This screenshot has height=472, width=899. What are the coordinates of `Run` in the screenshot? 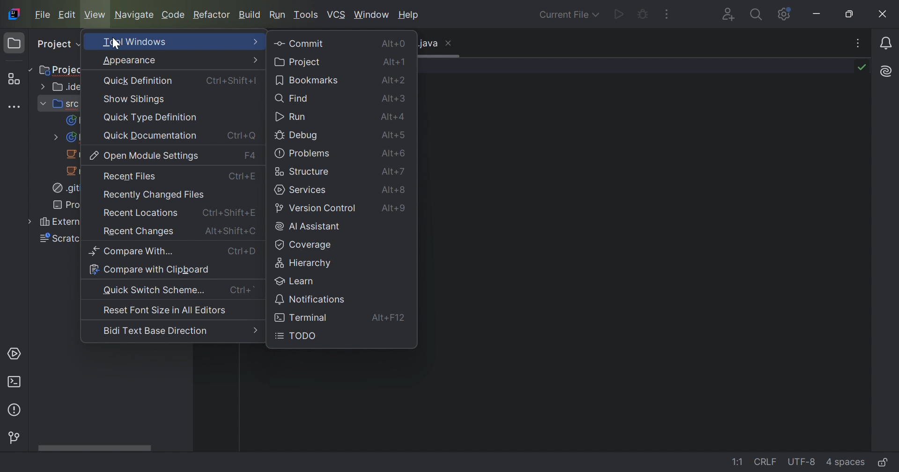 It's located at (278, 15).